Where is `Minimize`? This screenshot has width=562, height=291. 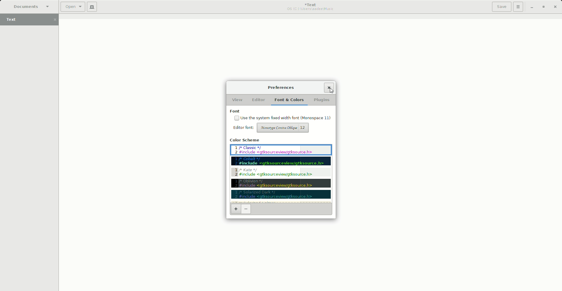 Minimize is located at coordinates (532, 7).